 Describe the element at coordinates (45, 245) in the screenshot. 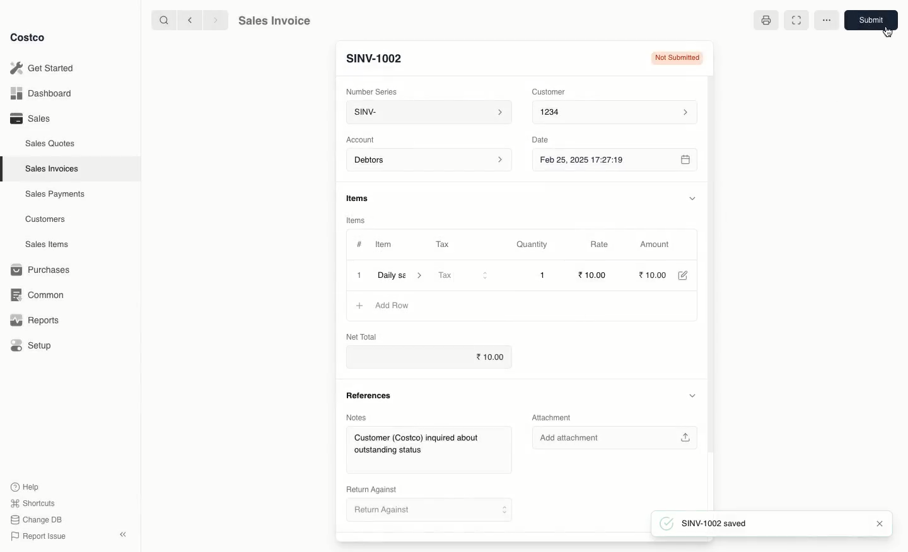

I see `Sales Items.` at that location.